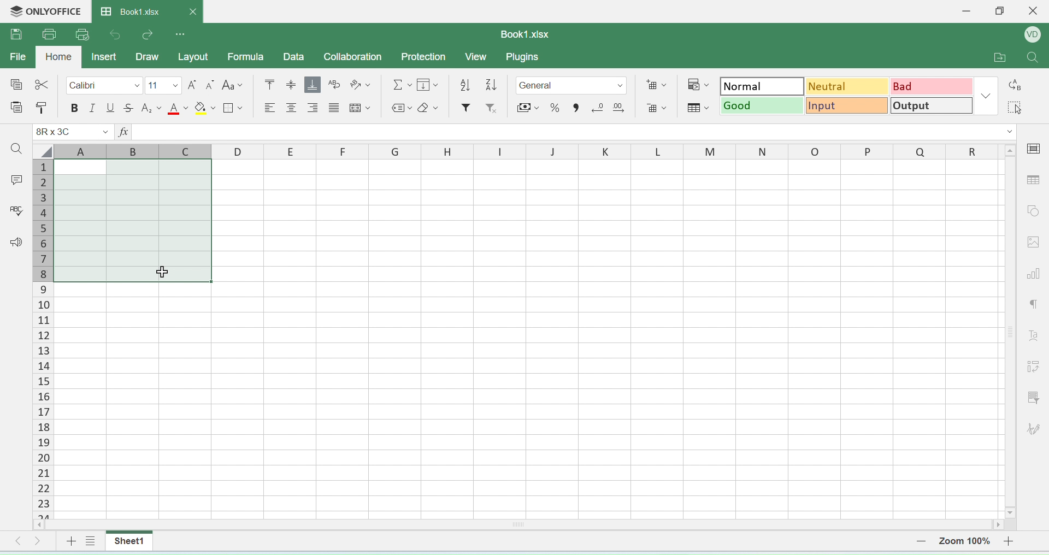 Image resolution: width=1049 pixels, height=555 pixels. Describe the element at coordinates (697, 82) in the screenshot. I see `conditional formatting` at that location.